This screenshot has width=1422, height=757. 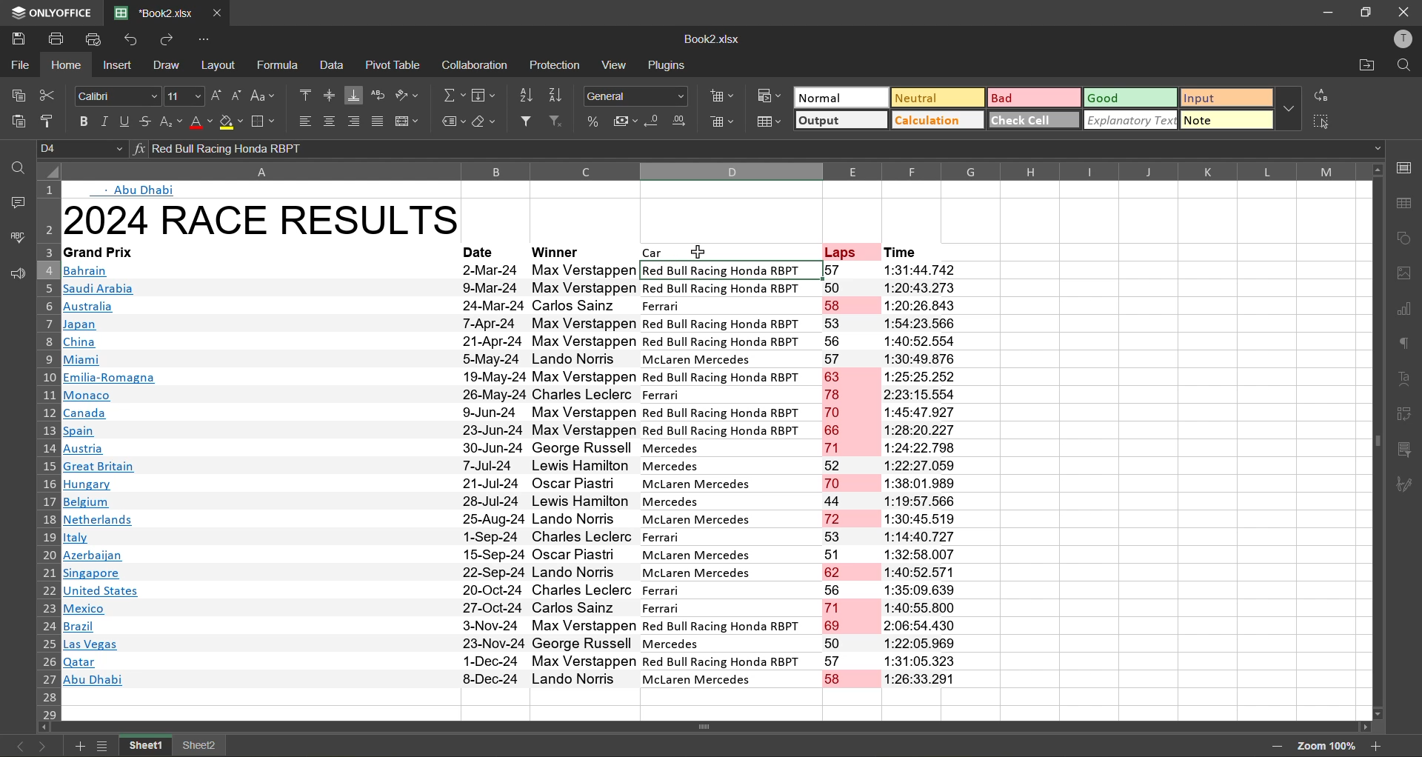 I want to click on signature, so click(x=1403, y=487).